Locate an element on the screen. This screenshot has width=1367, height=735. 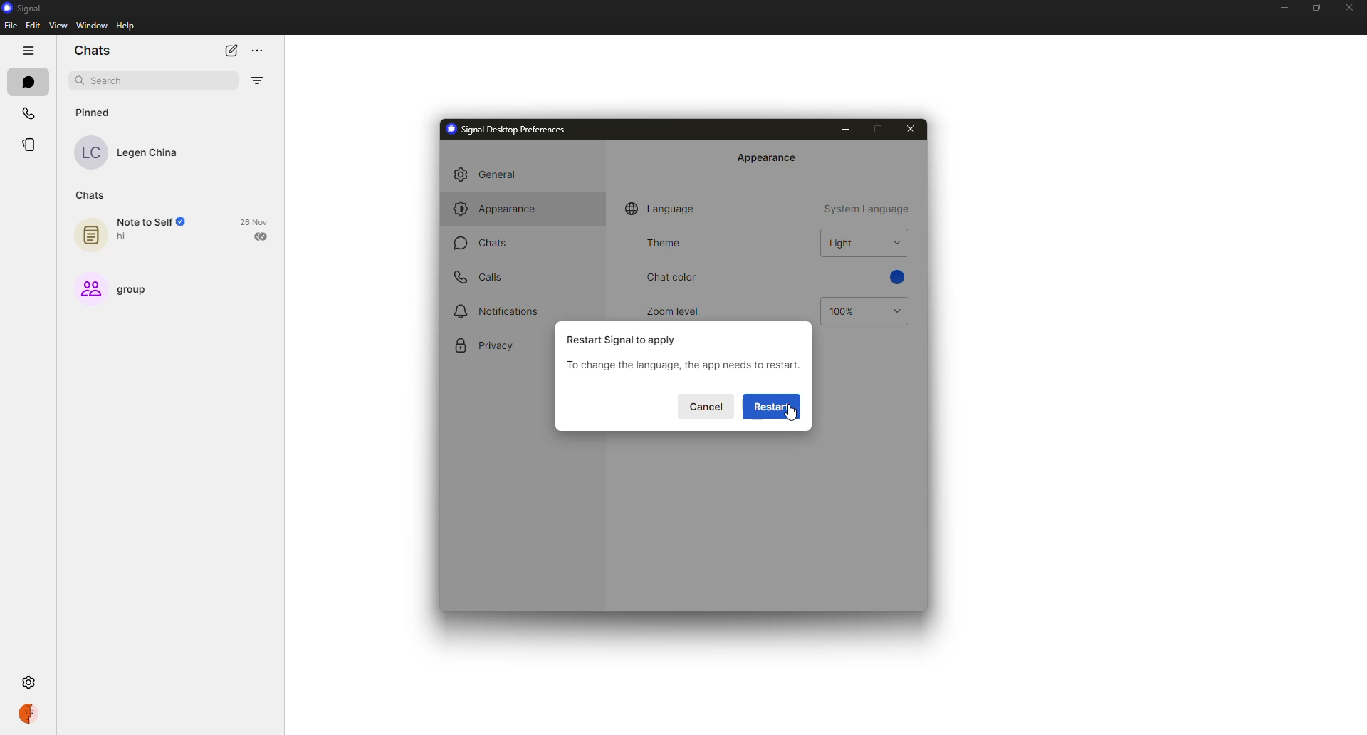
filter is located at coordinates (258, 80).